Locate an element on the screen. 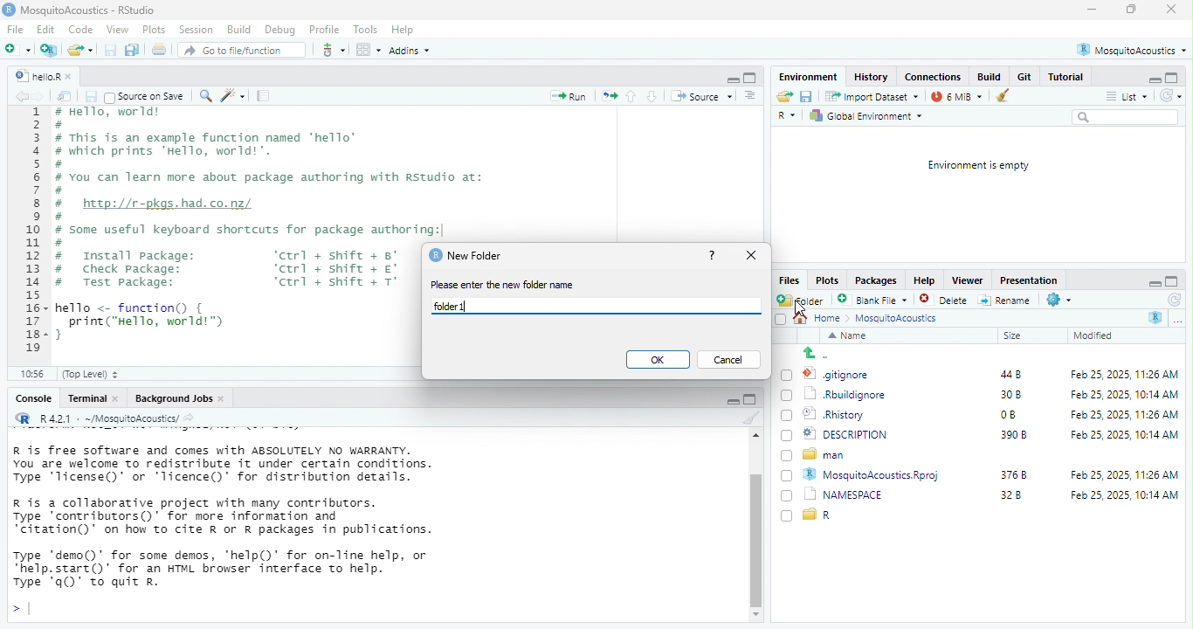 The width and height of the screenshot is (1193, 629). Session is located at coordinates (197, 31).